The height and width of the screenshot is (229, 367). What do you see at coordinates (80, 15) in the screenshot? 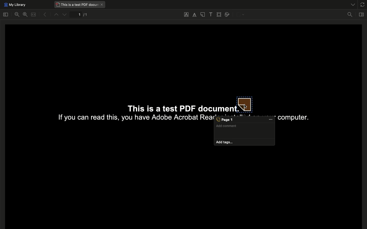
I see `1/1` at bounding box center [80, 15].